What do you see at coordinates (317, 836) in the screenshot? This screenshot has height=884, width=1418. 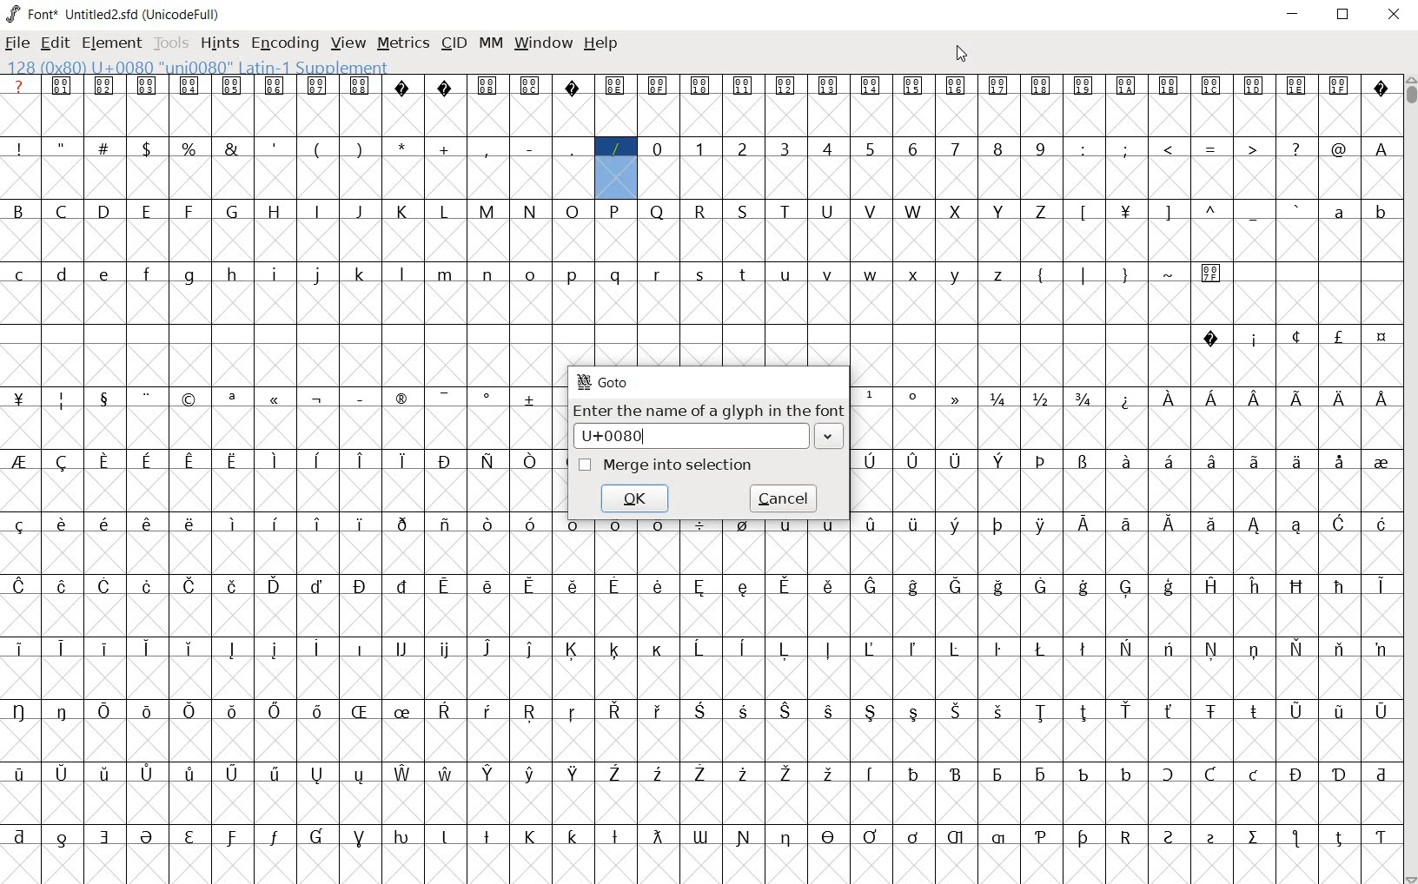 I see `glyph` at bounding box center [317, 836].